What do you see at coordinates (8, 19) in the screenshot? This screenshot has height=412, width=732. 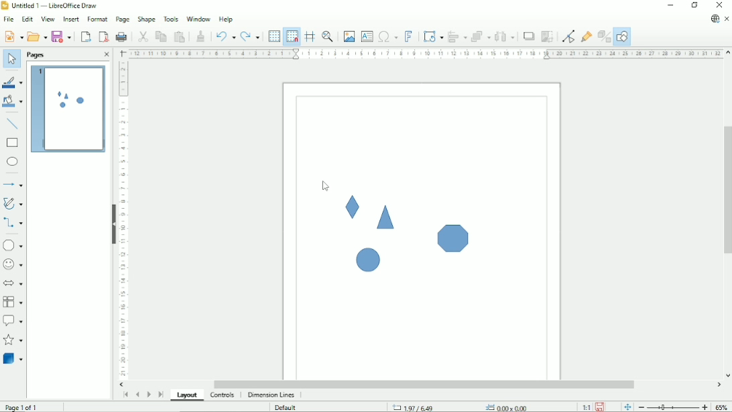 I see `File` at bounding box center [8, 19].